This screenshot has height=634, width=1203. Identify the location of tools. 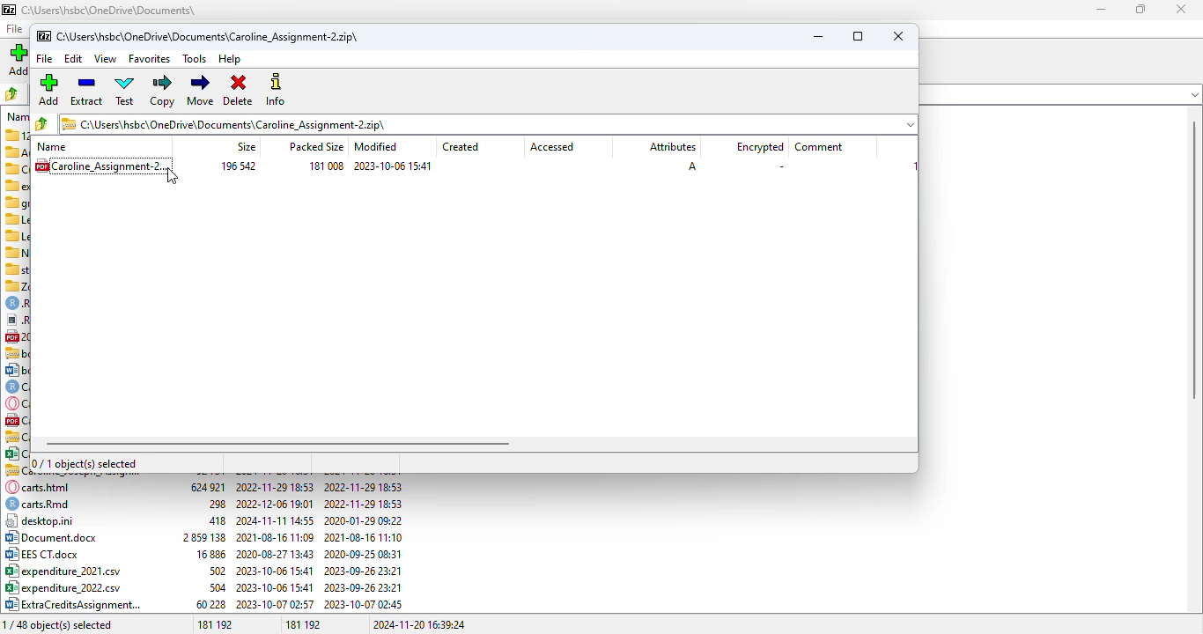
(194, 58).